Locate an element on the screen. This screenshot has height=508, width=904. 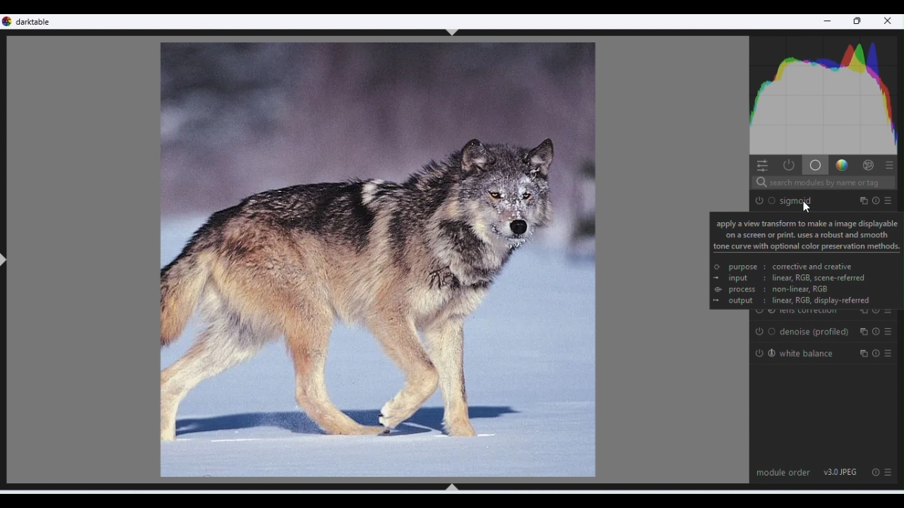
Base is located at coordinates (814, 164).